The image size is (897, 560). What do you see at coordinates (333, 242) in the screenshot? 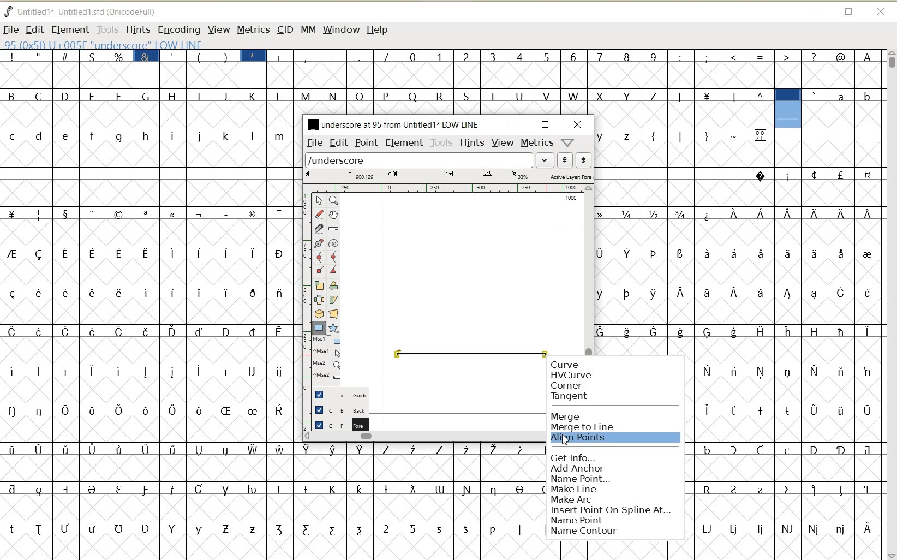
I see `change whether spiro is active or not` at bounding box center [333, 242].